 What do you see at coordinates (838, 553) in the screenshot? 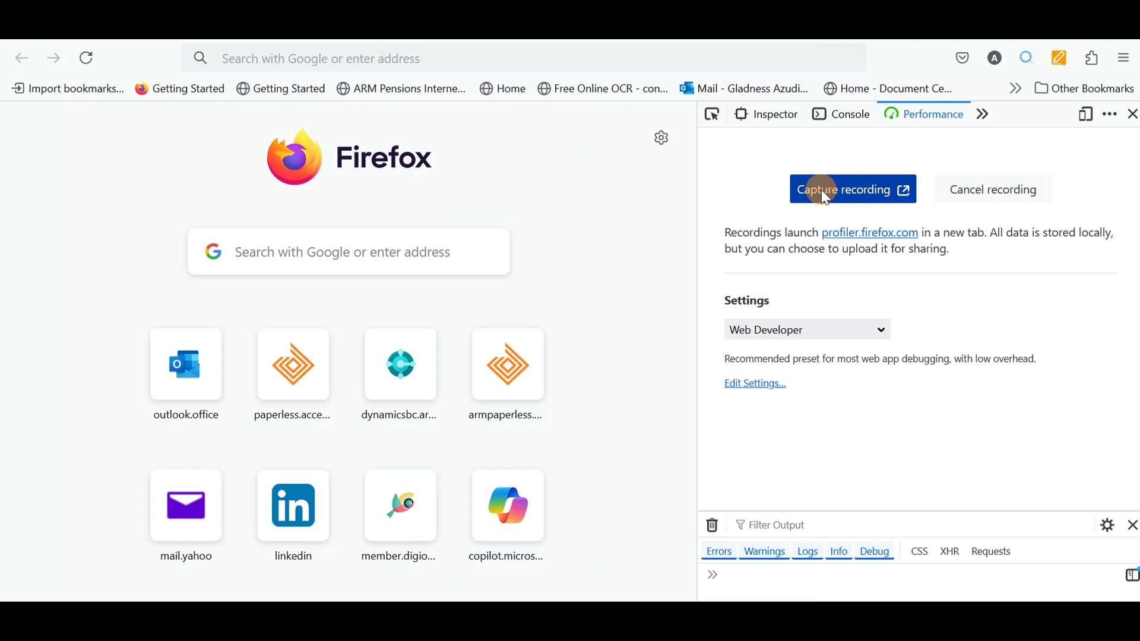
I see `Info` at bounding box center [838, 553].